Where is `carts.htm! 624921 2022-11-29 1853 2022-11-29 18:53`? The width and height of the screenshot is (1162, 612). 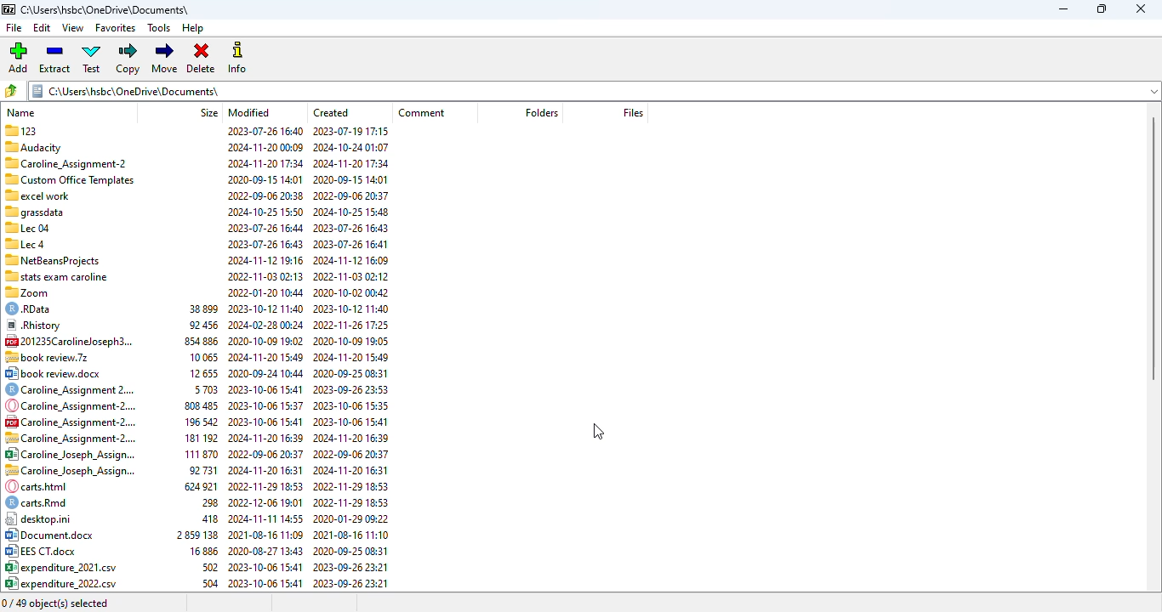 carts.htm! 624921 2022-11-29 1853 2022-11-29 18:53 is located at coordinates (196, 470).